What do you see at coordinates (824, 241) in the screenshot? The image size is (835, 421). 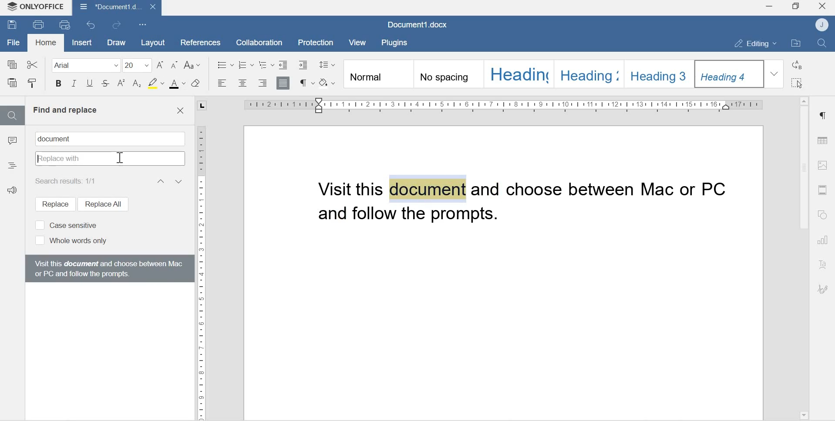 I see `Charts` at bounding box center [824, 241].